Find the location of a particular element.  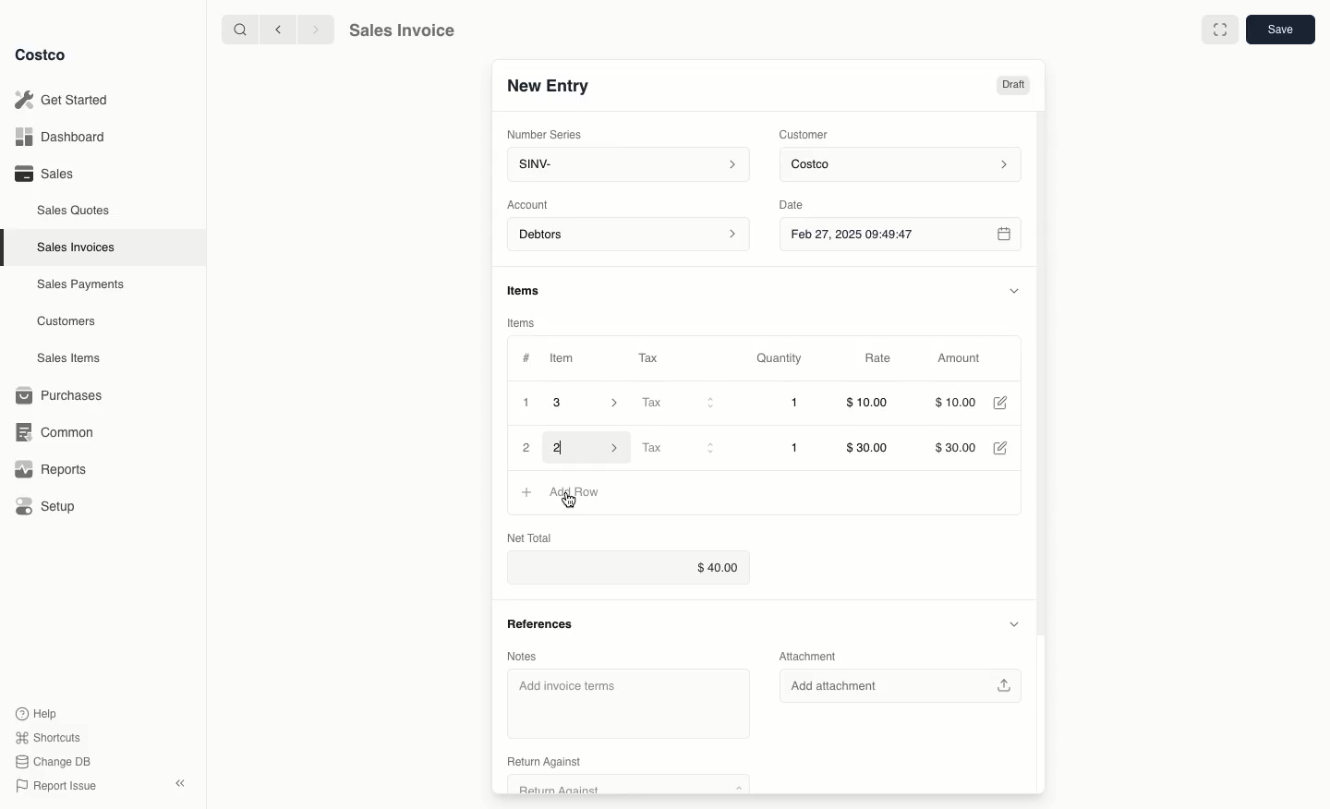

‘Add invoice terms is located at coordinates (622, 699).